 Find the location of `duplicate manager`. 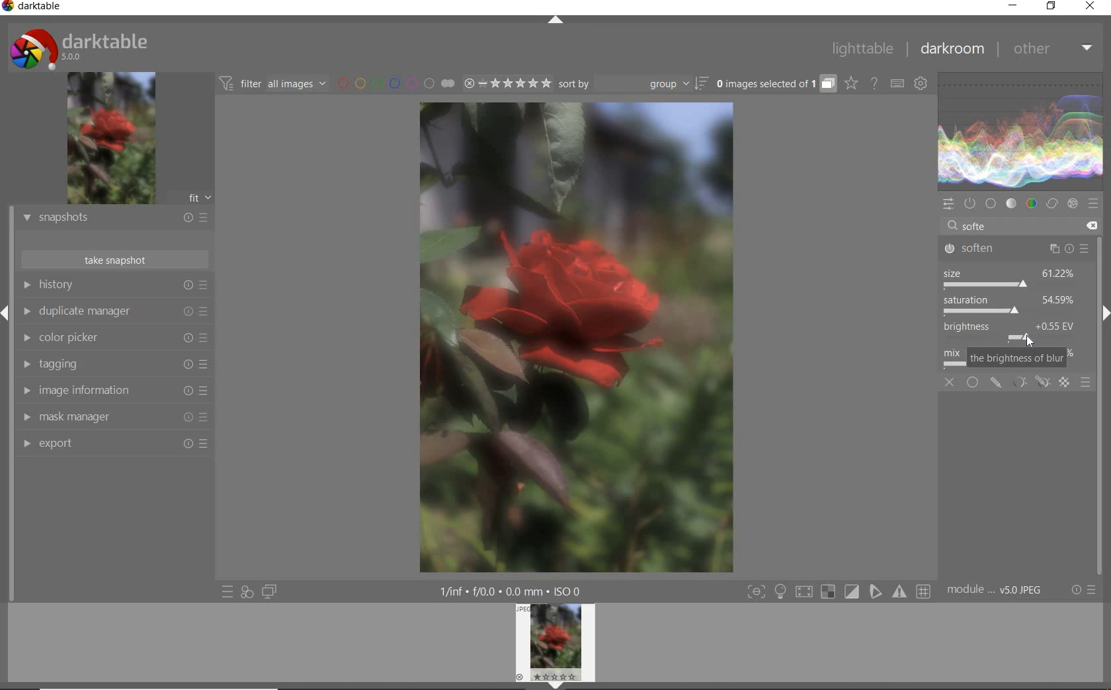

duplicate manager is located at coordinates (114, 312).